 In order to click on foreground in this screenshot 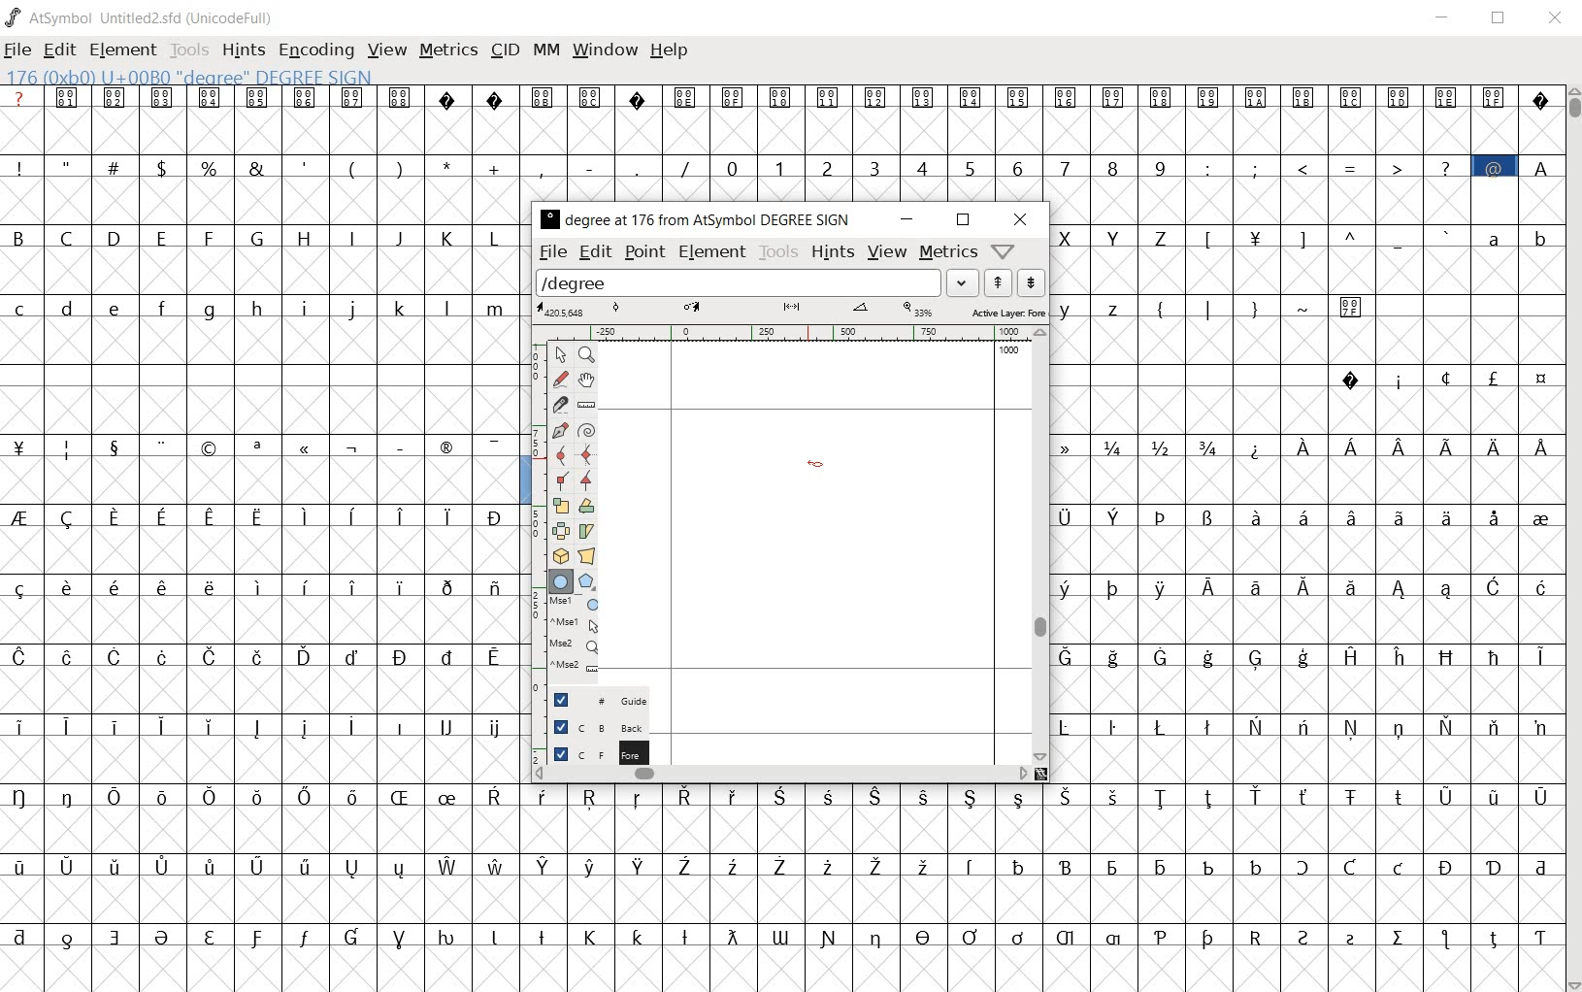, I will do `click(589, 755)`.